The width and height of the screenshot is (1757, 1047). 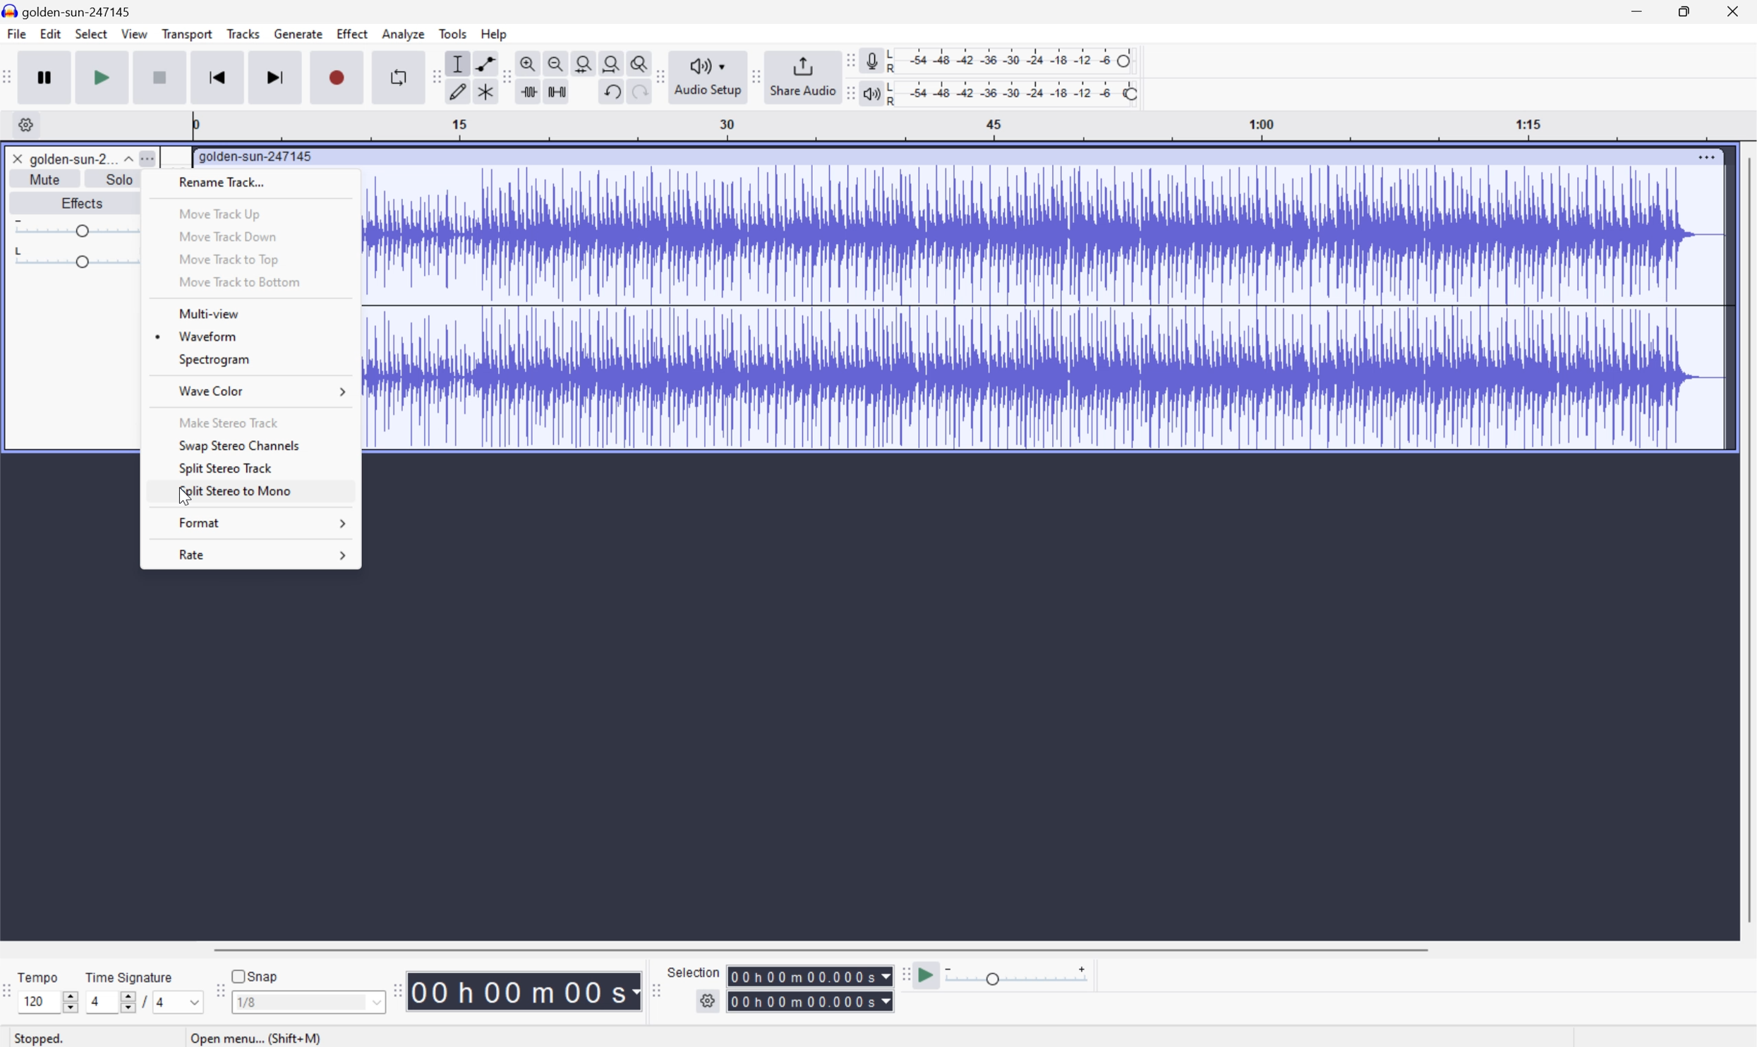 What do you see at coordinates (201, 523) in the screenshot?
I see `Format` at bounding box center [201, 523].